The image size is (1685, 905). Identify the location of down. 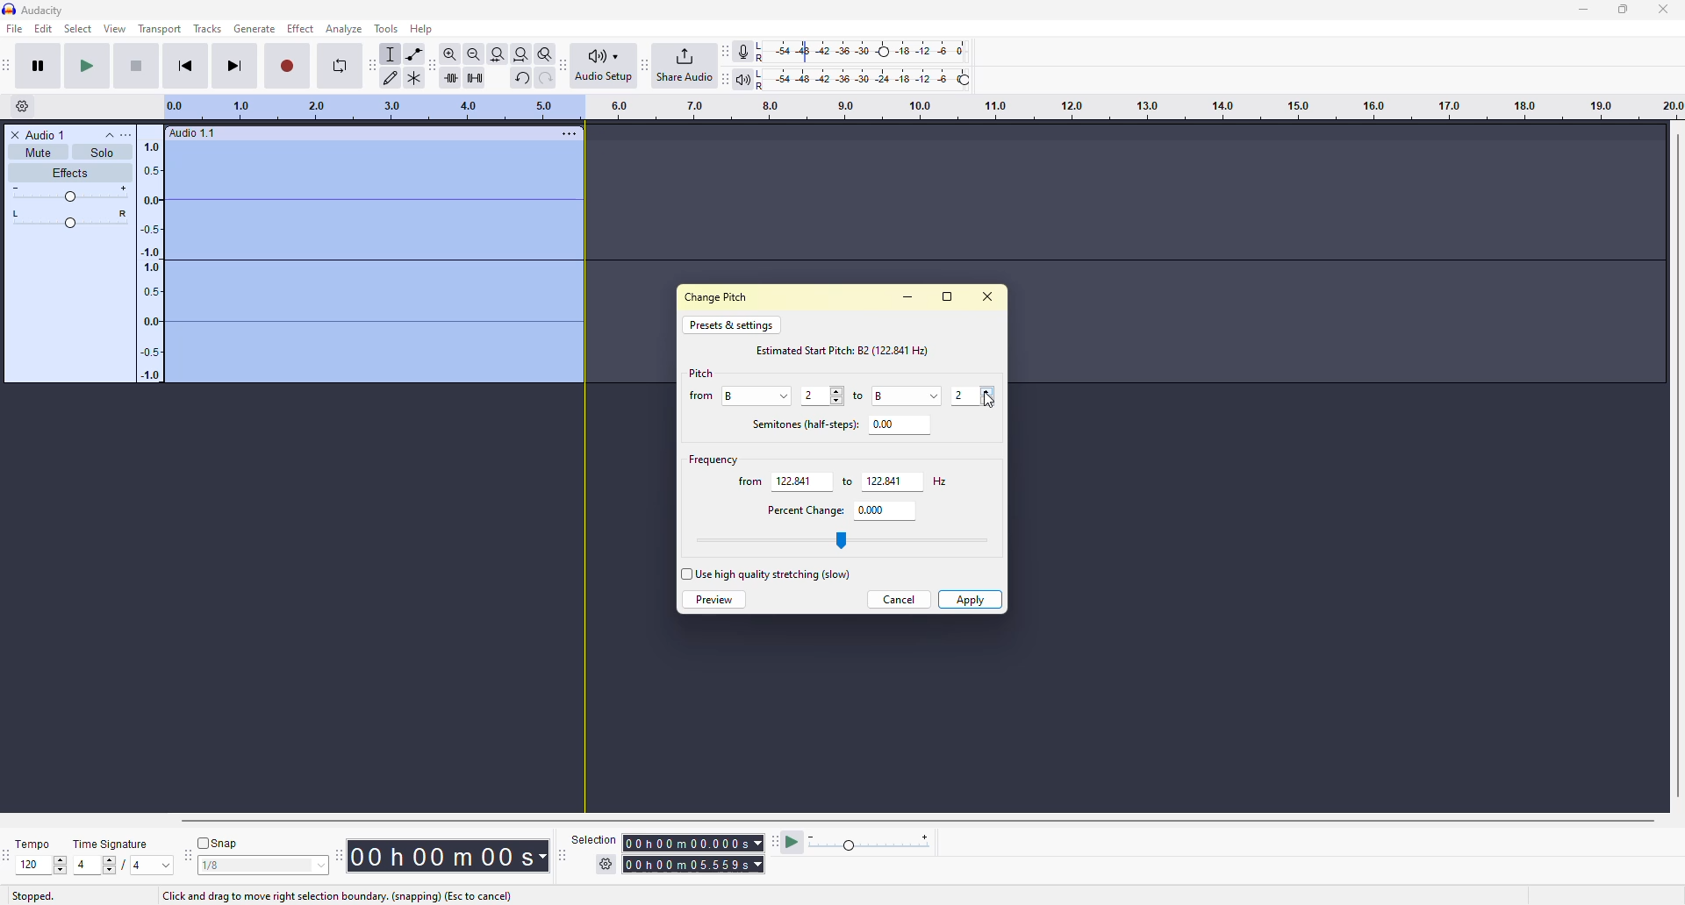
(60, 870).